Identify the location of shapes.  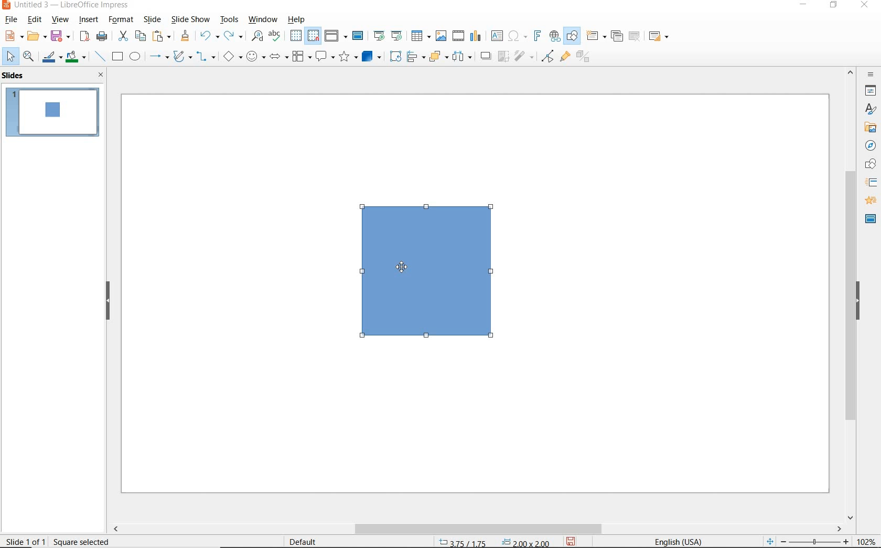
(868, 164).